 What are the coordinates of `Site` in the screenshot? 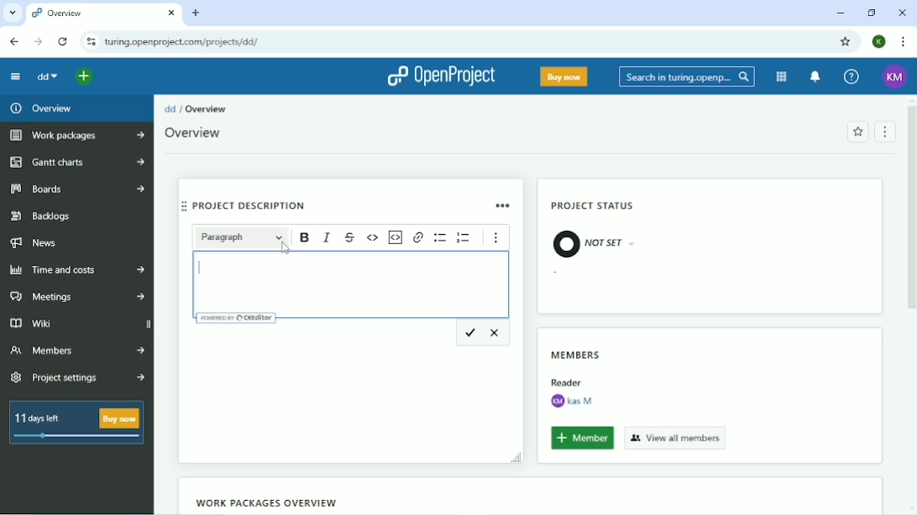 It's located at (184, 42).